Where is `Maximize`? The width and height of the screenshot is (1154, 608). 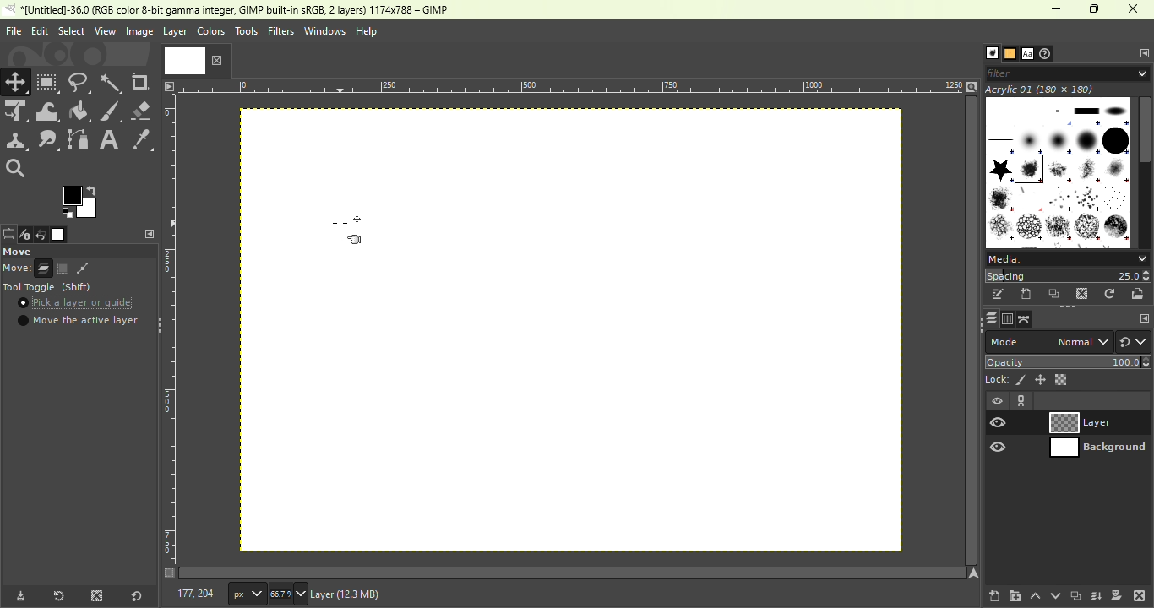
Maximize is located at coordinates (1097, 9).